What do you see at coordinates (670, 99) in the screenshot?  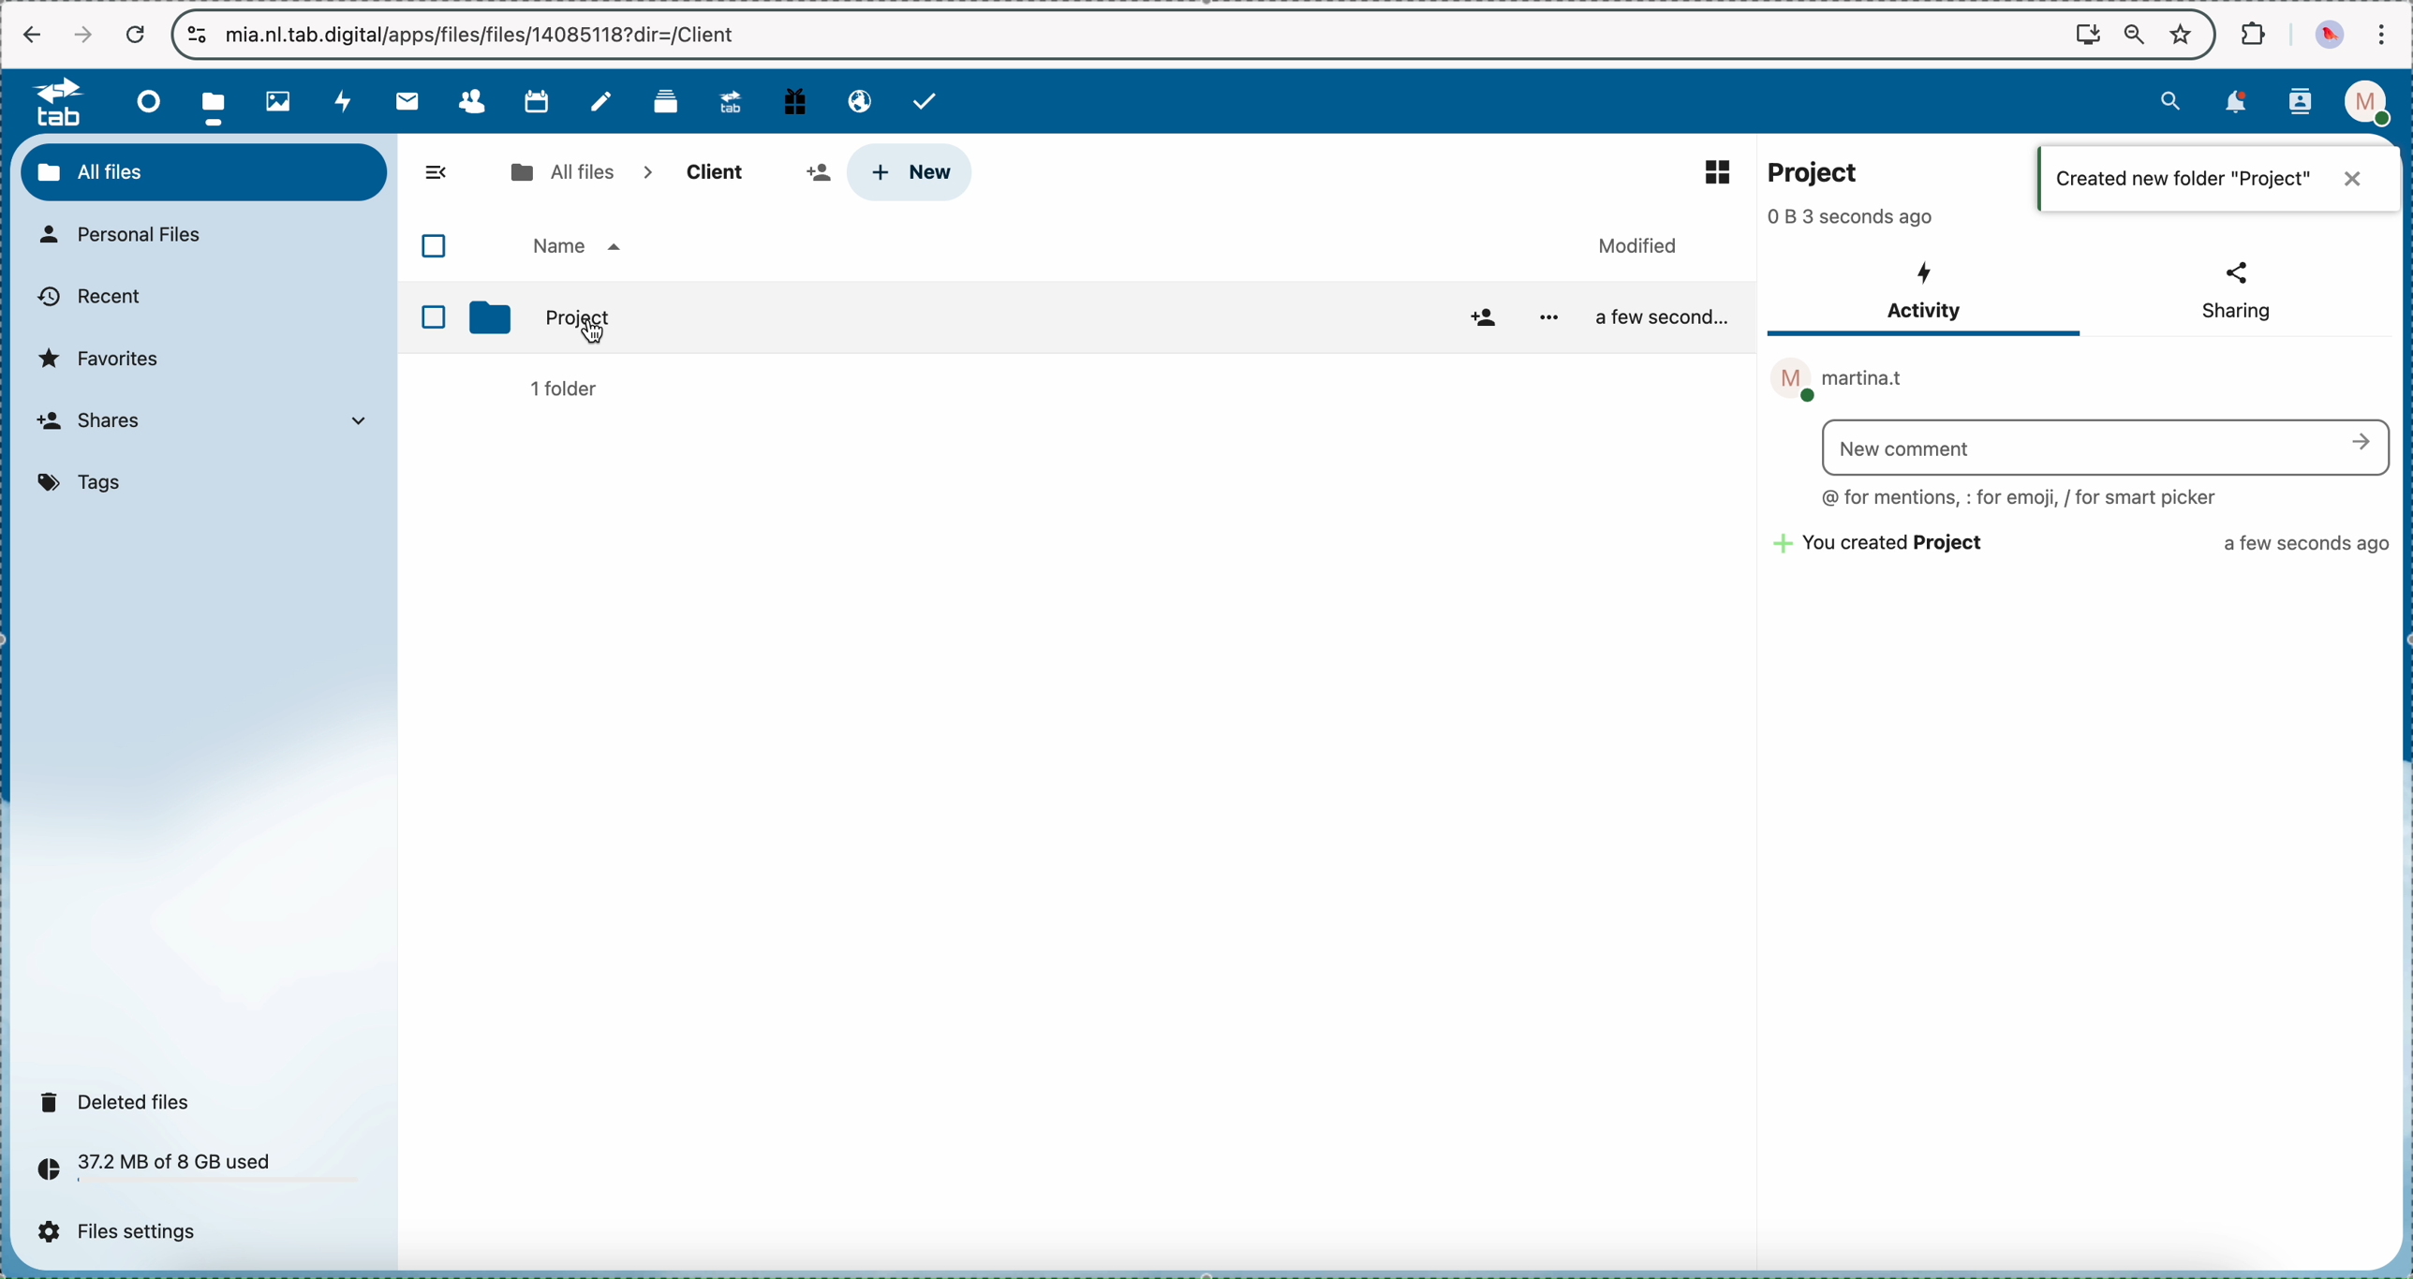 I see `deck` at bounding box center [670, 99].